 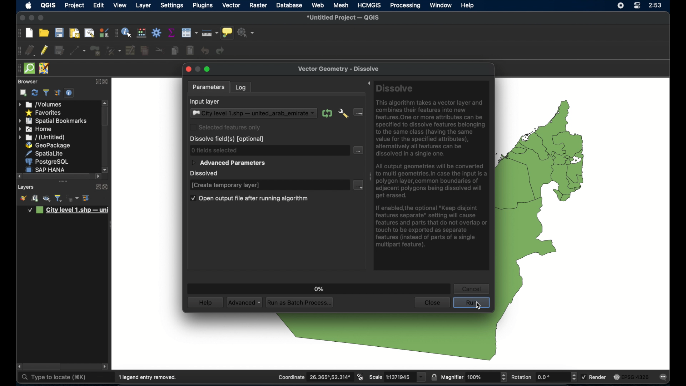 What do you see at coordinates (127, 33) in the screenshot?
I see `identify feature` at bounding box center [127, 33].